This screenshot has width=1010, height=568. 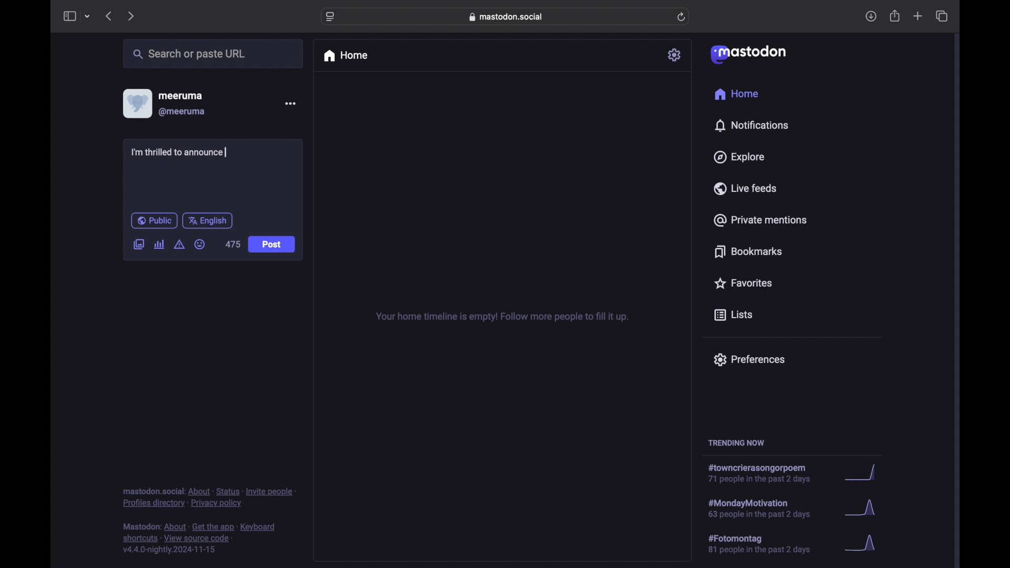 What do you see at coordinates (271, 245) in the screenshot?
I see `post` at bounding box center [271, 245].